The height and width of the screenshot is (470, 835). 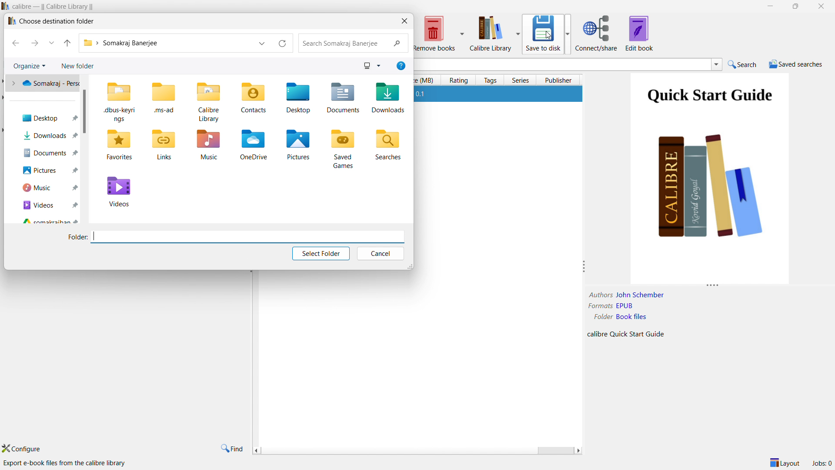 I want to click on refresh, so click(x=283, y=45).